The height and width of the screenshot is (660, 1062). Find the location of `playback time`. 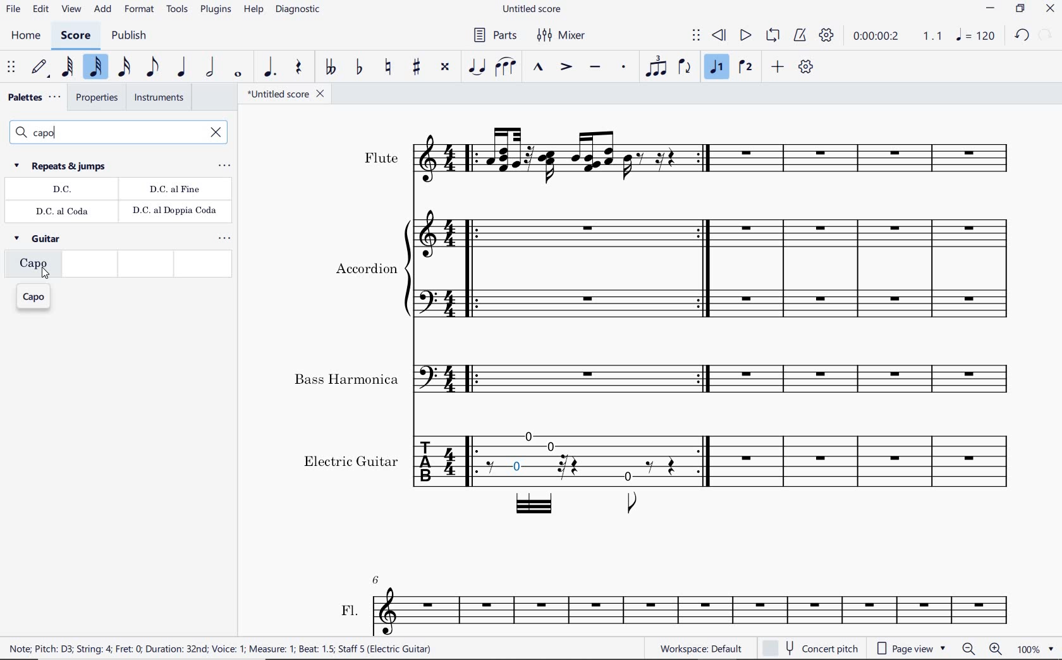

playback time is located at coordinates (878, 38).